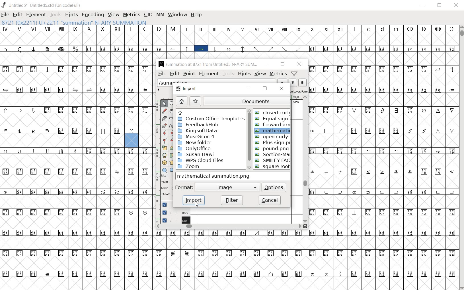 The width and height of the screenshot is (464, 290). What do you see at coordinates (229, 187) in the screenshot?
I see `Image` at bounding box center [229, 187].